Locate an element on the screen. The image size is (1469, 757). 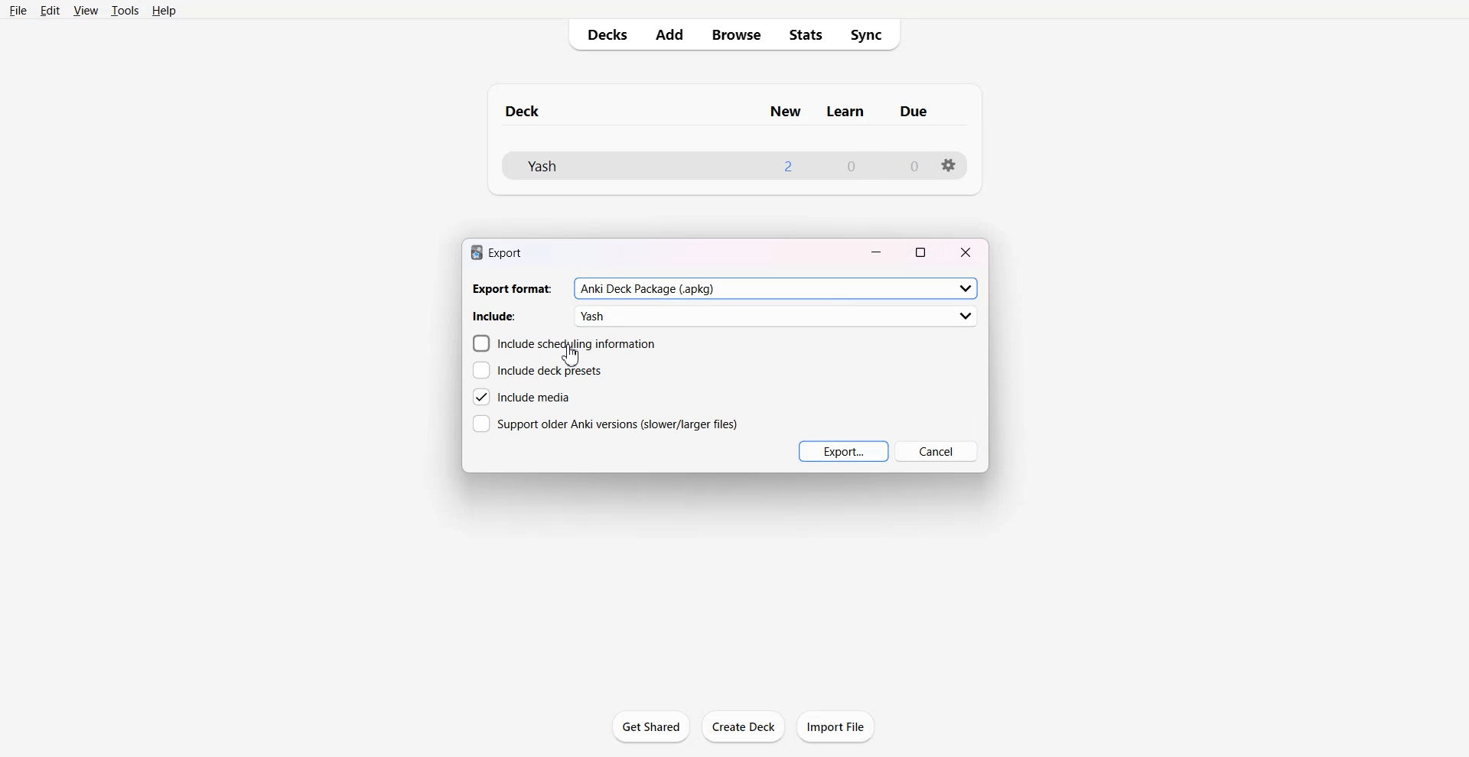
export is located at coordinates (496, 252).